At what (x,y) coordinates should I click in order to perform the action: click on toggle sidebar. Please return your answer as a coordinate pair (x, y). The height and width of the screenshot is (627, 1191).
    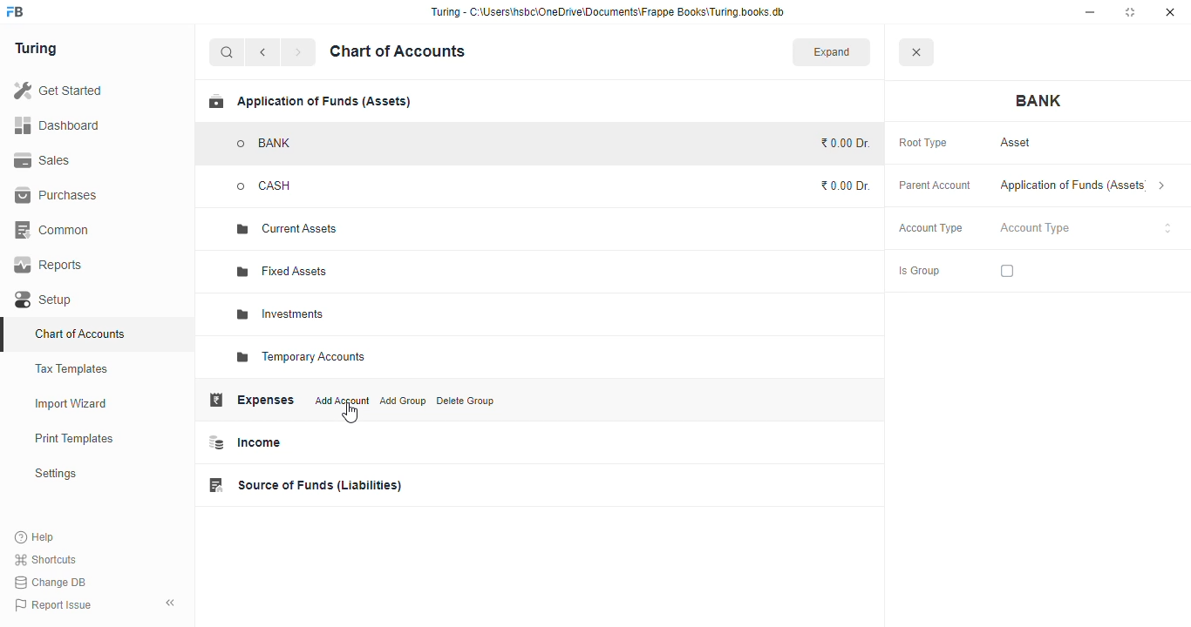
    Looking at the image, I should click on (171, 603).